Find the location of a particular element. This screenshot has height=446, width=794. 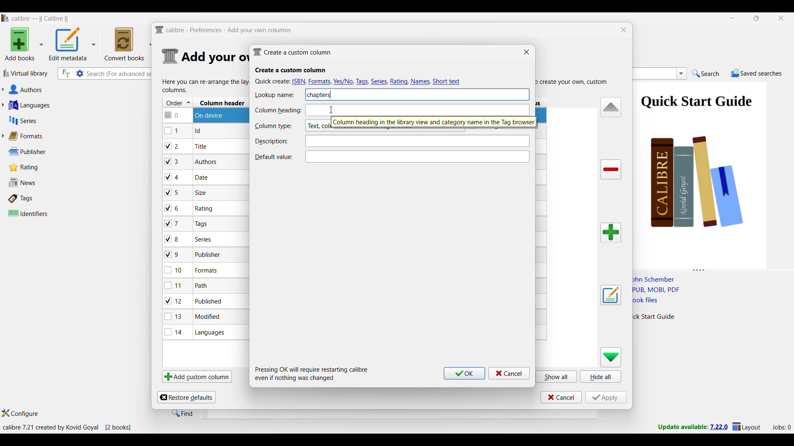

Window name is located at coordinates (292, 52).